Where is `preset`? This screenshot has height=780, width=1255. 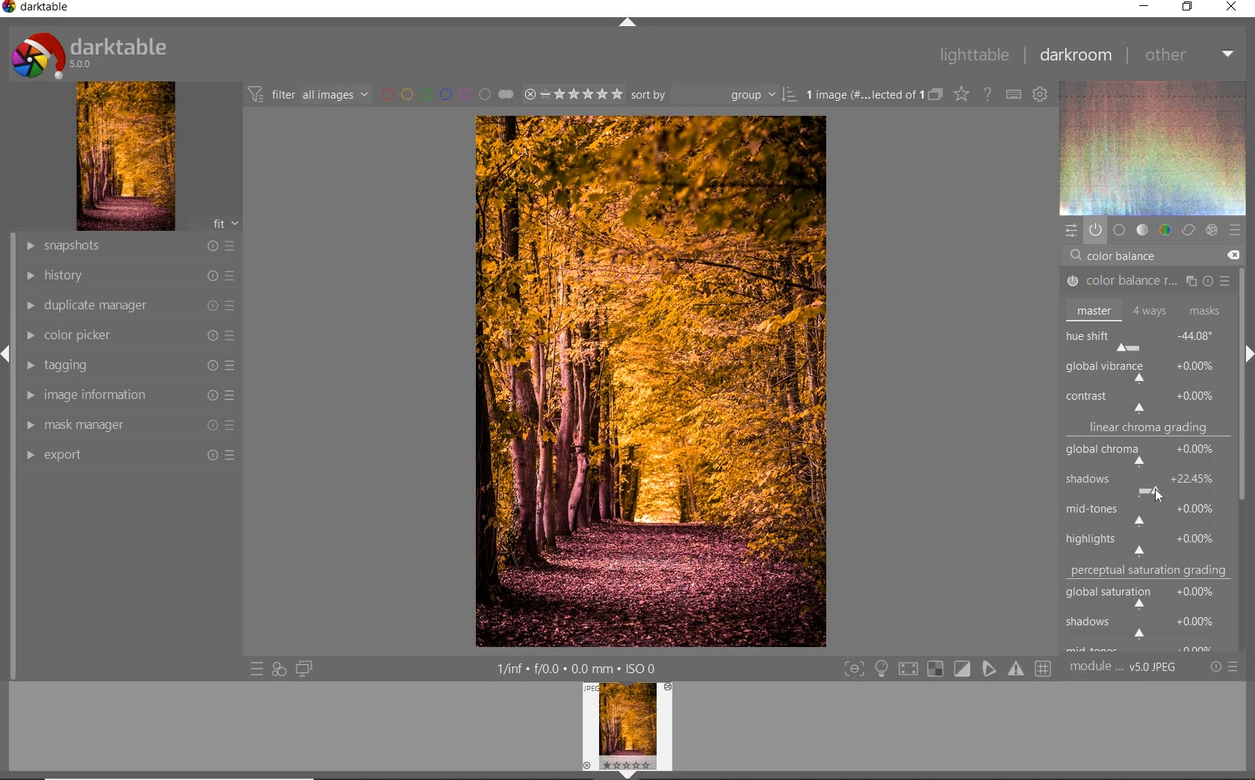
preset is located at coordinates (1234, 229).